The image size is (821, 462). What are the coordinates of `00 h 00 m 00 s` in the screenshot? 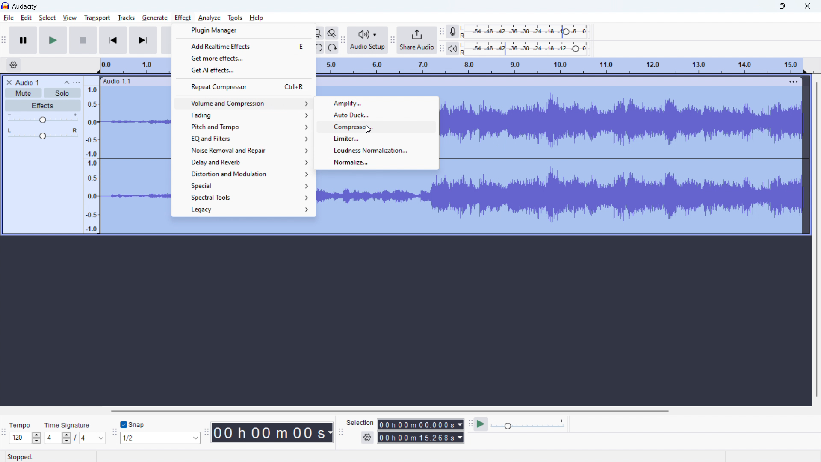 It's located at (272, 430).